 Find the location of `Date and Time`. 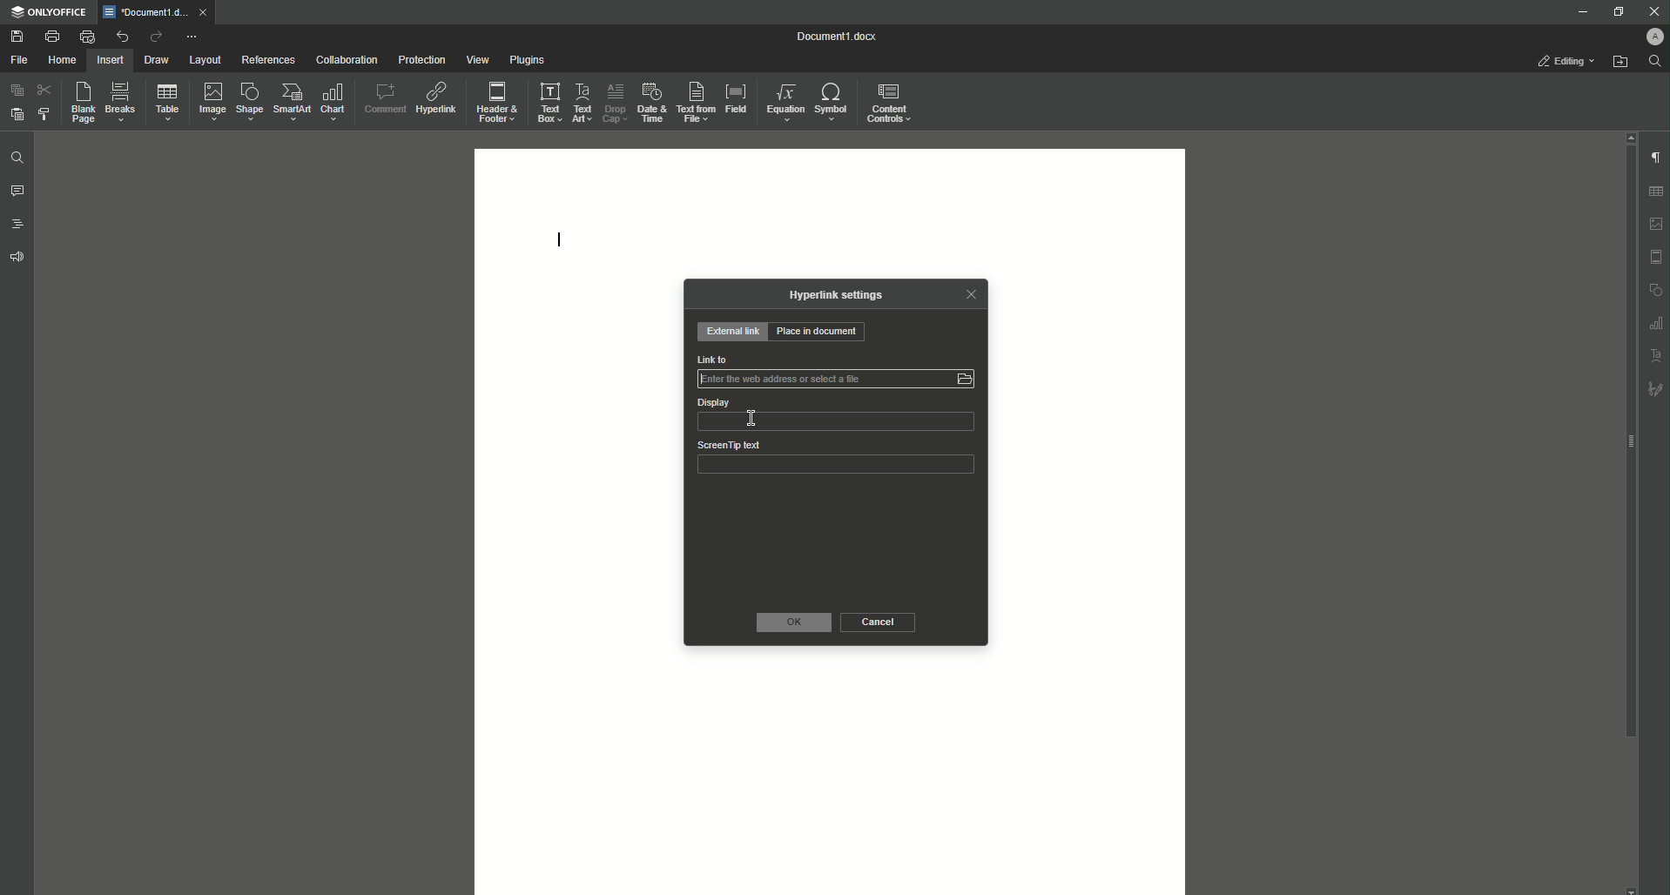

Date and Time is located at coordinates (652, 103).